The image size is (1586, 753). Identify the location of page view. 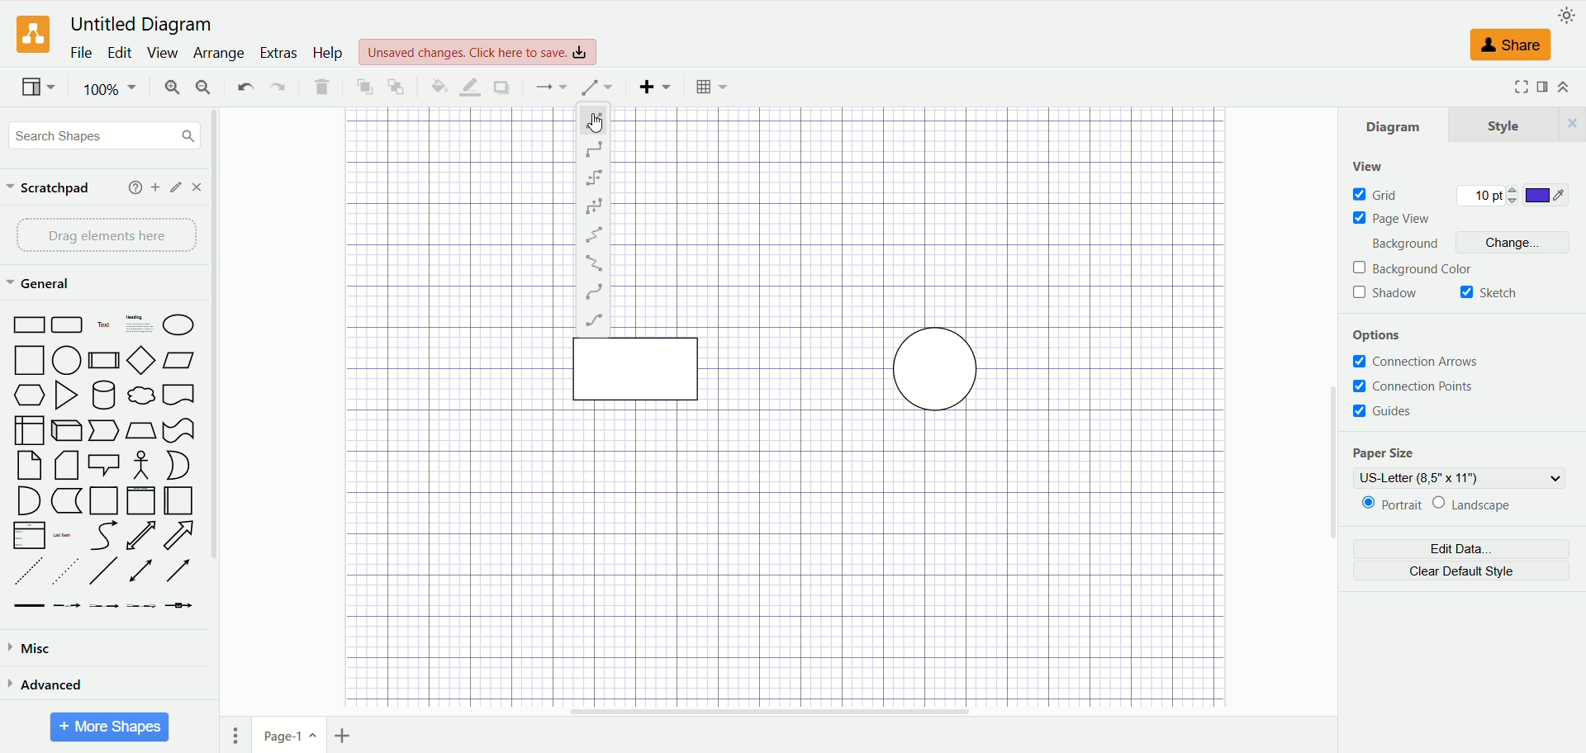
(1392, 218).